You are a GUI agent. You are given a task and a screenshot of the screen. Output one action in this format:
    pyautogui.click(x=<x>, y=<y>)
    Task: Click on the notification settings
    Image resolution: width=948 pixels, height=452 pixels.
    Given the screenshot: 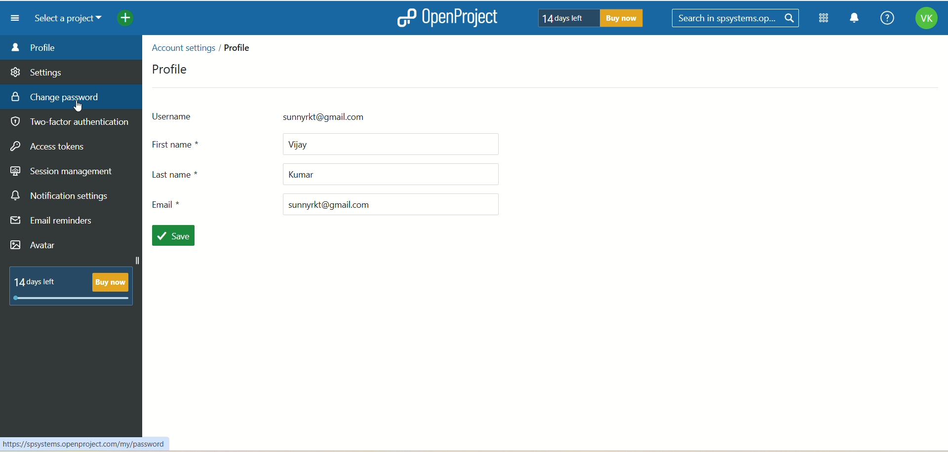 What is the action you would take?
    pyautogui.click(x=61, y=194)
    